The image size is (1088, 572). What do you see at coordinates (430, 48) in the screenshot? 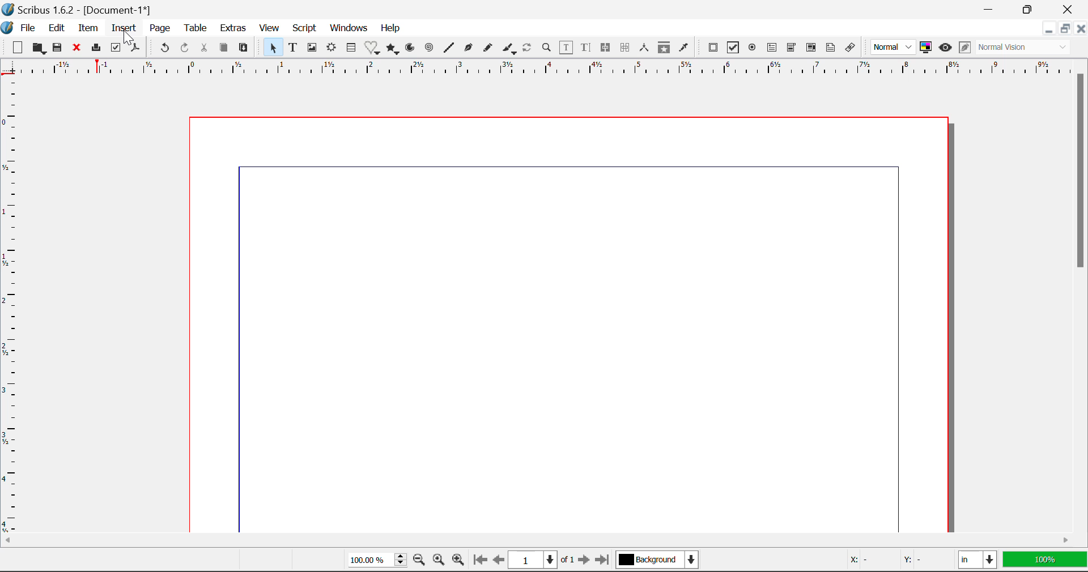
I see `Spiral` at bounding box center [430, 48].